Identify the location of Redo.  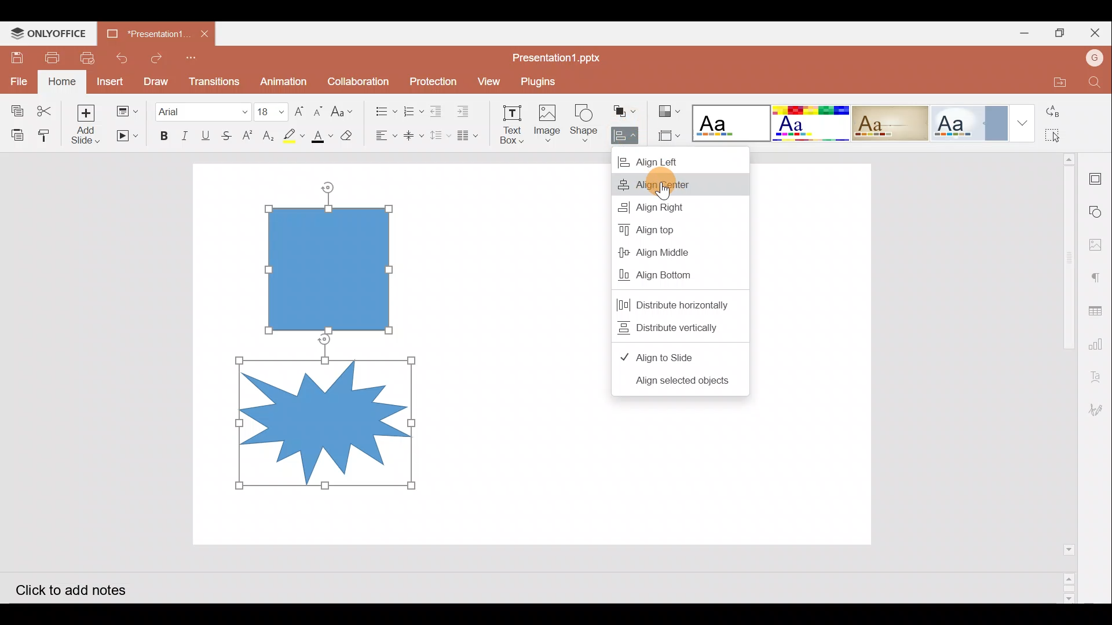
(155, 55).